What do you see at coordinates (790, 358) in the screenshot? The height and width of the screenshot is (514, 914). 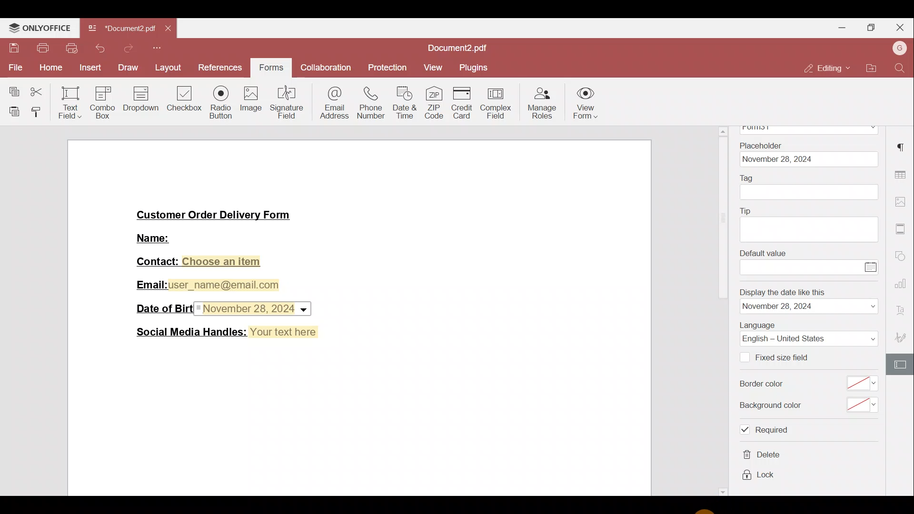 I see `Fixed size field` at bounding box center [790, 358].